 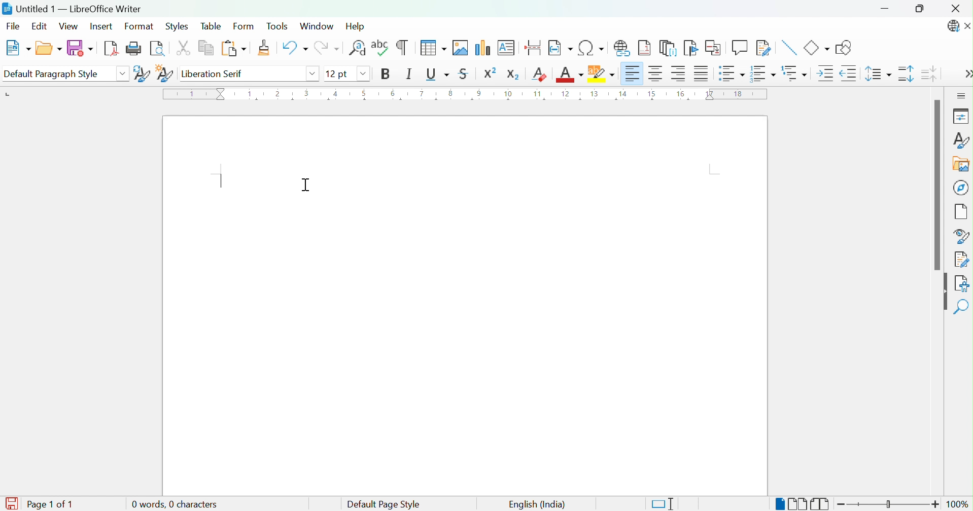 I want to click on Close, so click(x=958, y=8).